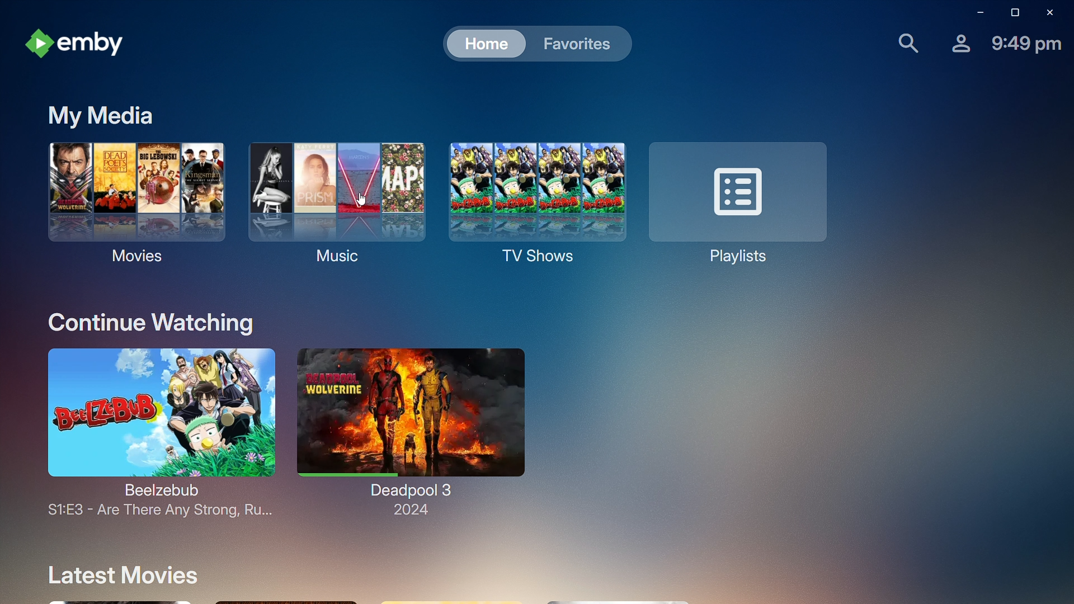  I want to click on Continue Watching, so click(153, 320).